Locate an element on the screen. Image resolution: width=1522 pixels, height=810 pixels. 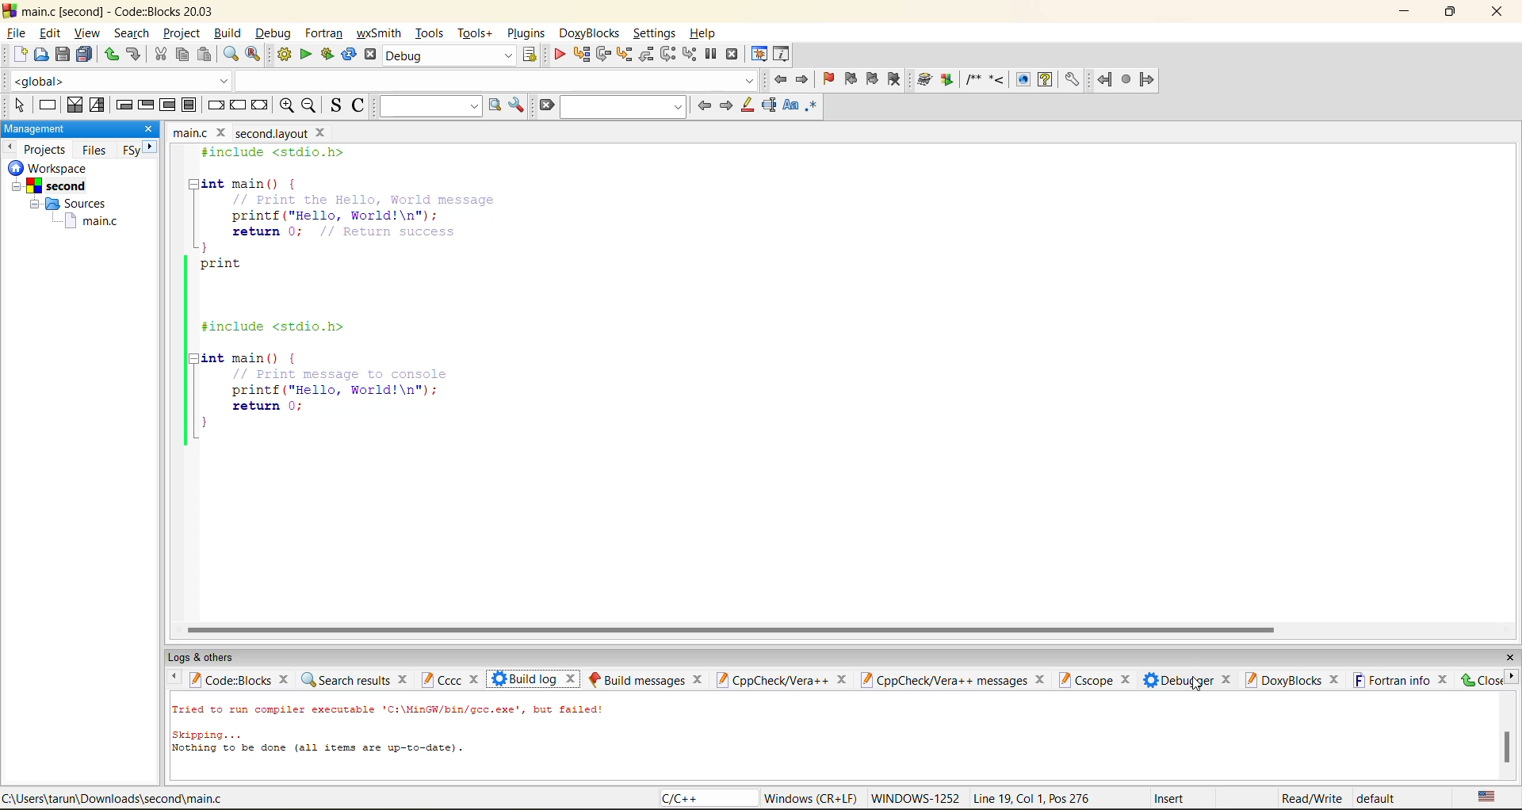
horizontal scroll bar is located at coordinates (736, 625).